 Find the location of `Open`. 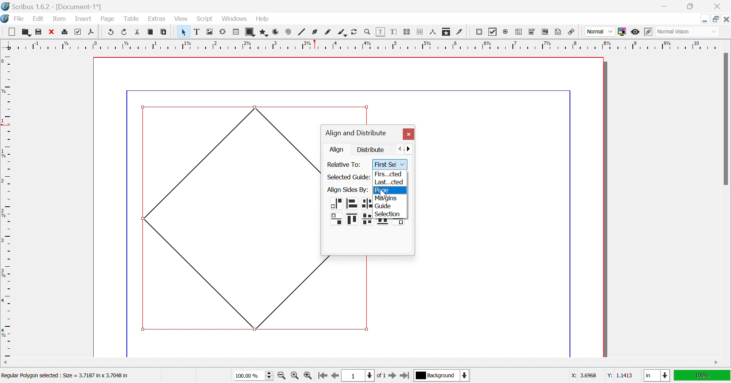

Open is located at coordinates (26, 32).